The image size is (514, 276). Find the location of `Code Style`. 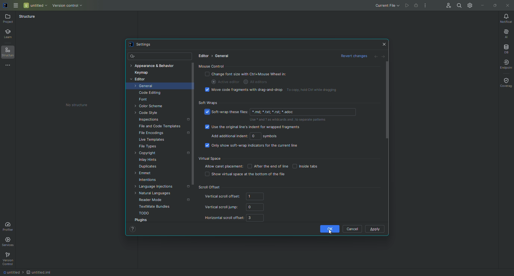

Code Style is located at coordinates (147, 114).